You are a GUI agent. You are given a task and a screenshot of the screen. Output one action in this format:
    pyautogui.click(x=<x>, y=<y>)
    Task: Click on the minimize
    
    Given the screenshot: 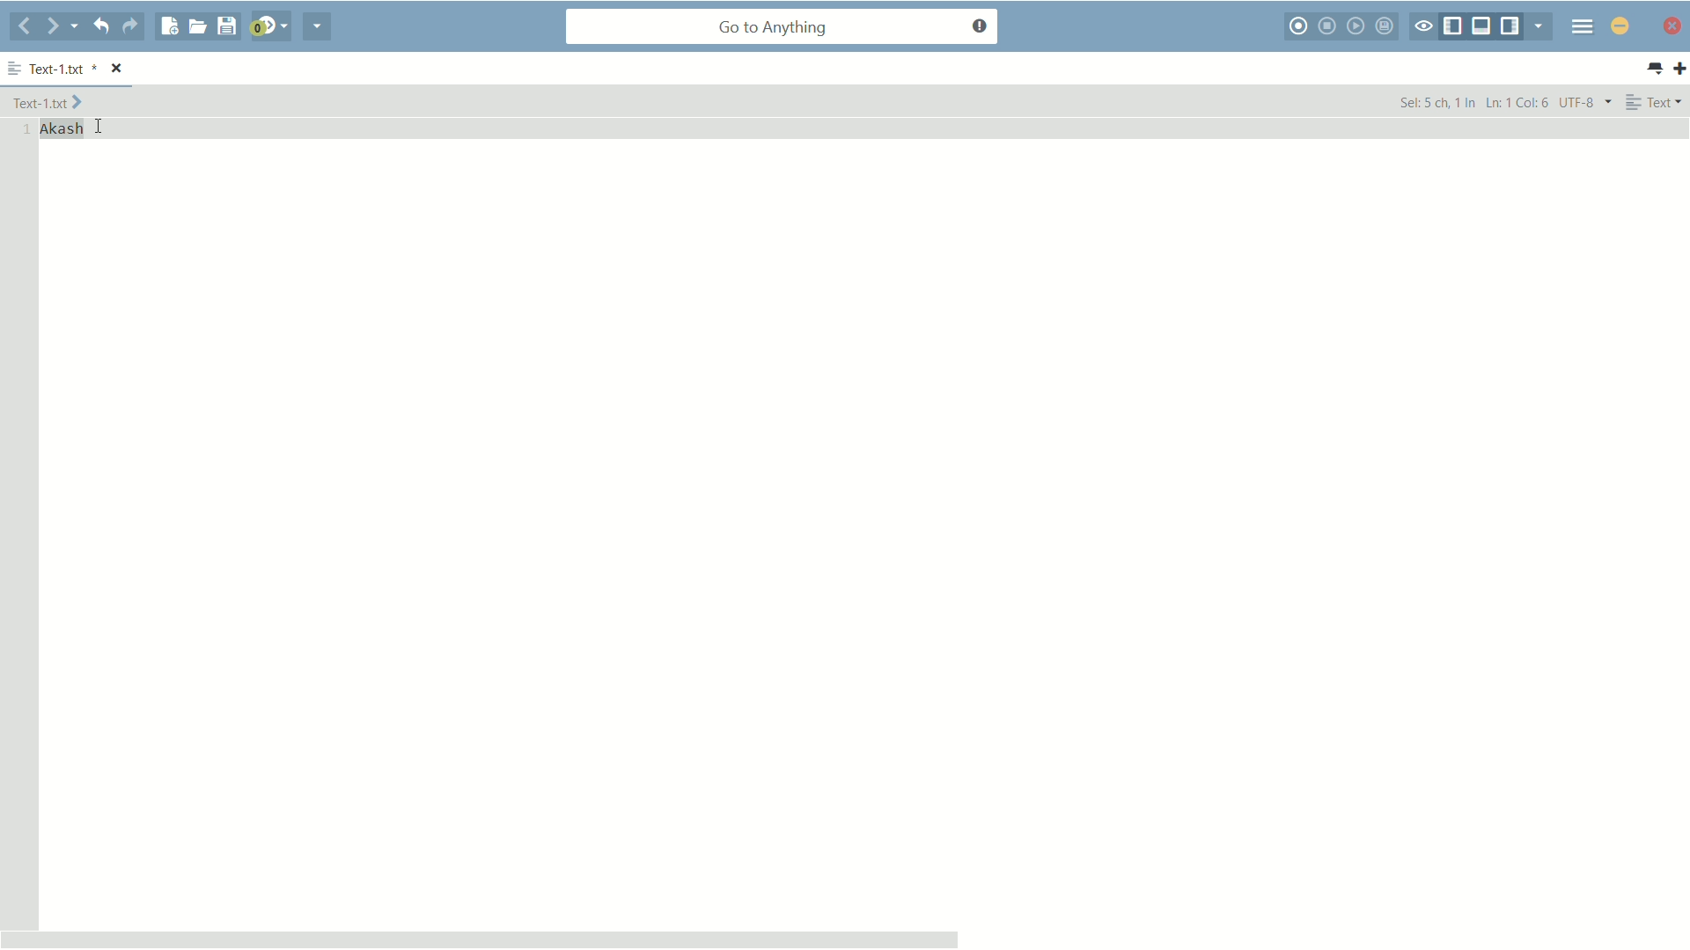 What is the action you would take?
    pyautogui.click(x=1620, y=26)
    